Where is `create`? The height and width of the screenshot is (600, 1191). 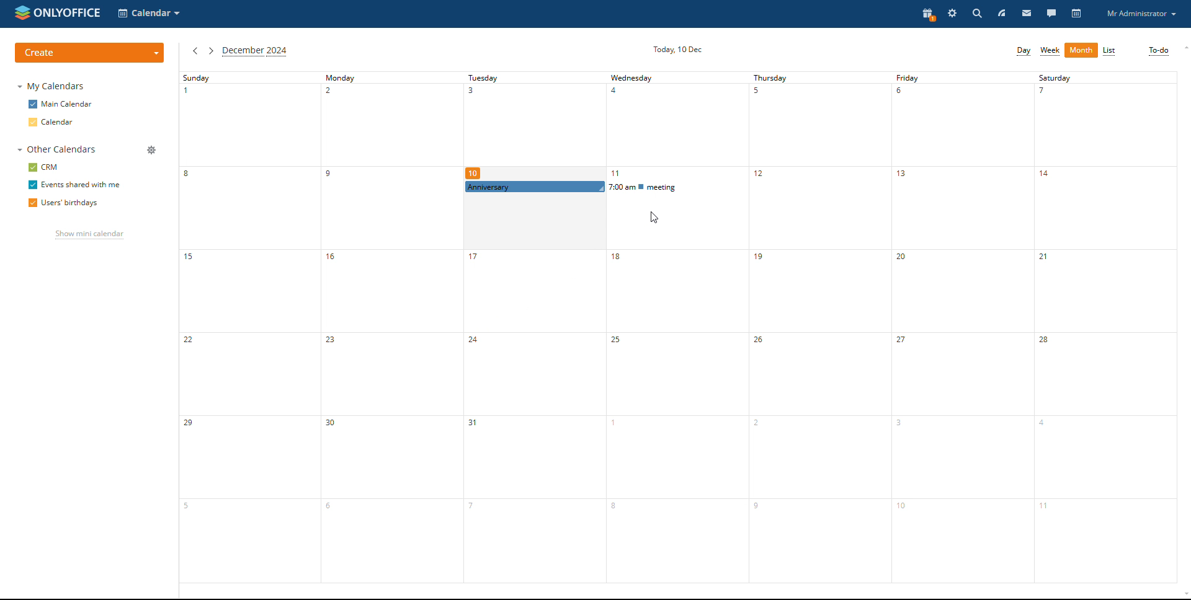 create is located at coordinates (90, 52).